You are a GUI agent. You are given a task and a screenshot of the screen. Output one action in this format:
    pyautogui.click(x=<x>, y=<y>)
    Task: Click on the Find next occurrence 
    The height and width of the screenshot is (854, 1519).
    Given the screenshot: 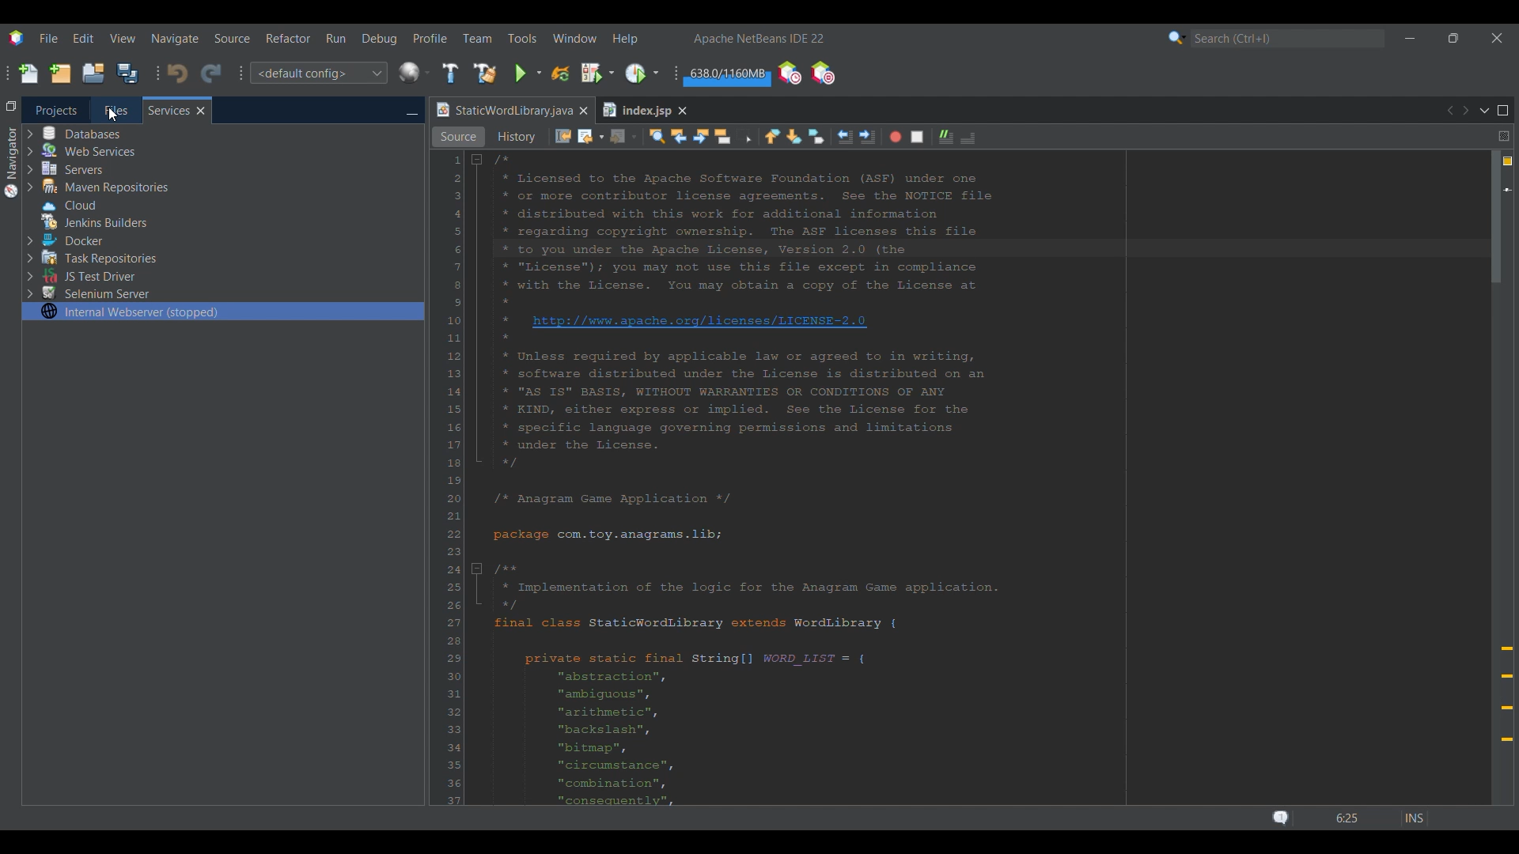 What is the action you would take?
    pyautogui.click(x=700, y=136)
    